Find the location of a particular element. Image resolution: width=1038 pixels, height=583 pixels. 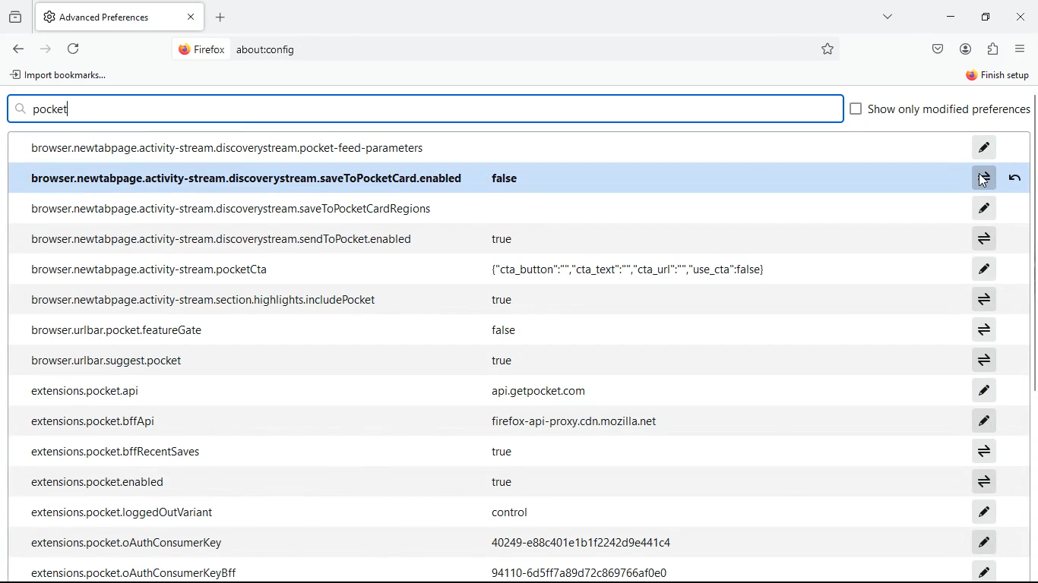

edit is located at coordinates (984, 144).